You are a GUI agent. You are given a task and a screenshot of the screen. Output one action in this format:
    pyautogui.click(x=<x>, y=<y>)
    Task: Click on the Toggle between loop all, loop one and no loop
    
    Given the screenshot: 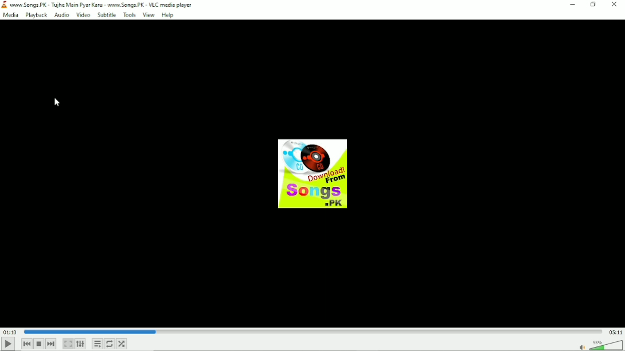 What is the action you would take?
    pyautogui.click(x=110, y=344)
    